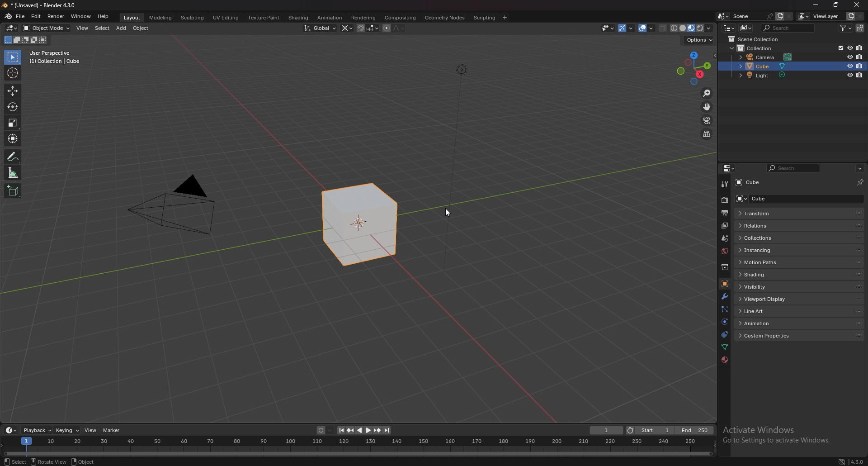 The height and width of the screenshot is (466, 868). I want to click on animation, so click(330, 18).